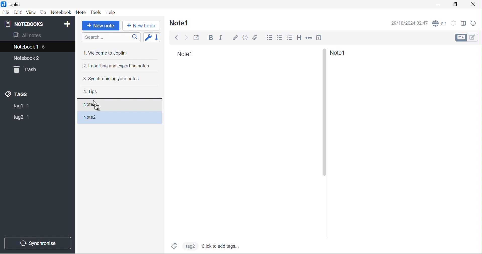 The height and width of the screenshot is (254, 482). What do you see at coordinates (28, 35) in the screenshot?
I see `All notes` at bounding box center [28, 35].